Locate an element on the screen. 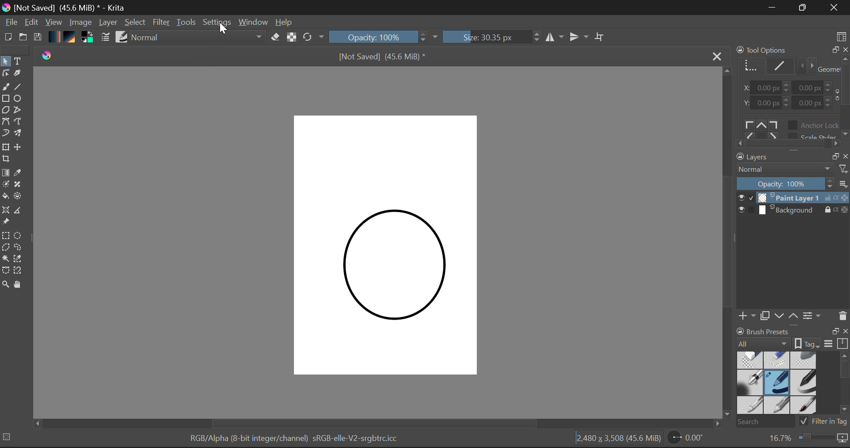 The height and width of the screenshot is (448, 850). File Name & Size is located at coordinates (382, 56).